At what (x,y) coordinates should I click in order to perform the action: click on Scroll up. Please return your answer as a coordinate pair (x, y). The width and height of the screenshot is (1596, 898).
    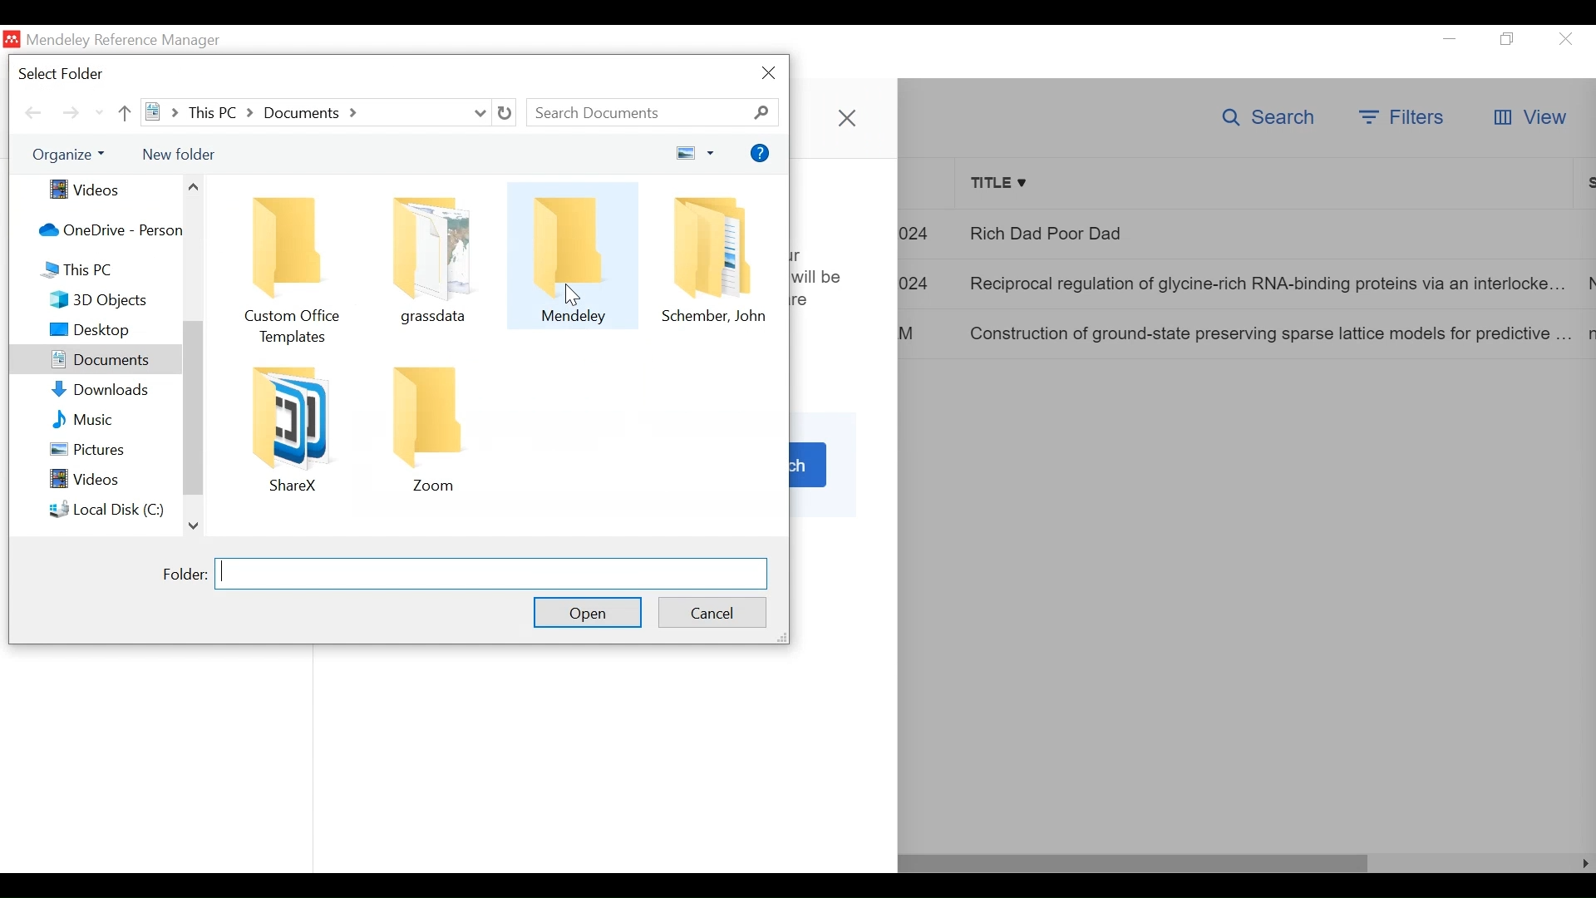
    Looking at the image, I should click on (193, 185).